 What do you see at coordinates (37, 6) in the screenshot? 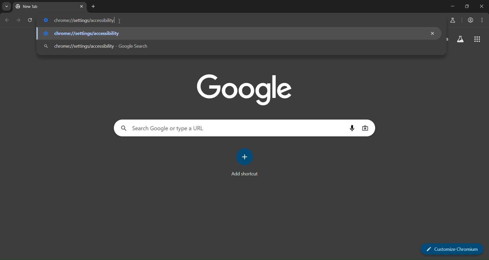
I see `New Tab` at bounding box center [37, 6].